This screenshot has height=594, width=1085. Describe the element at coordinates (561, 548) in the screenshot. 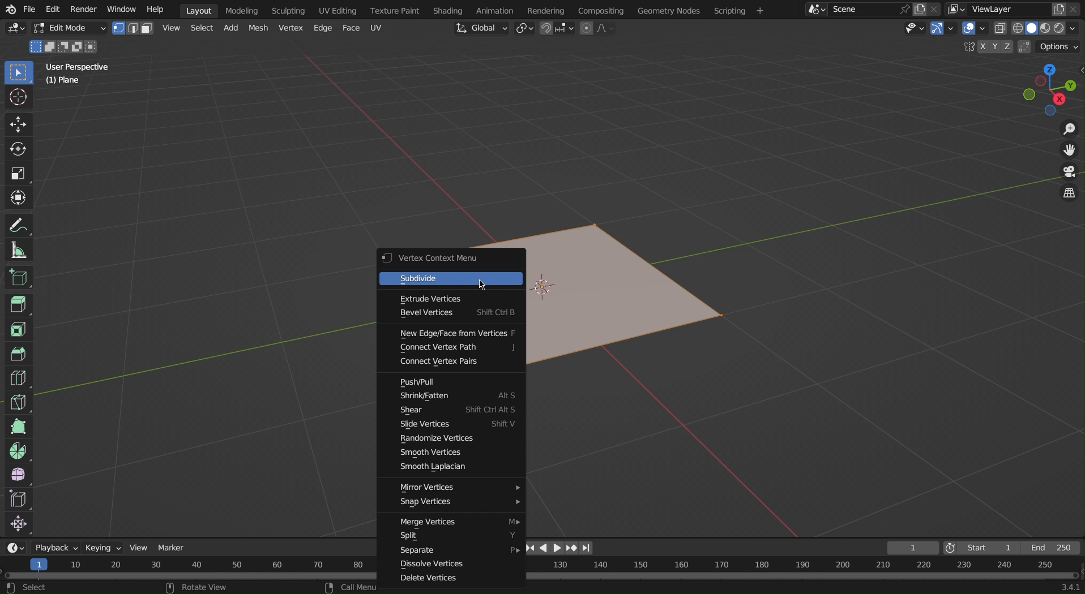

I see `Controls` at that location.